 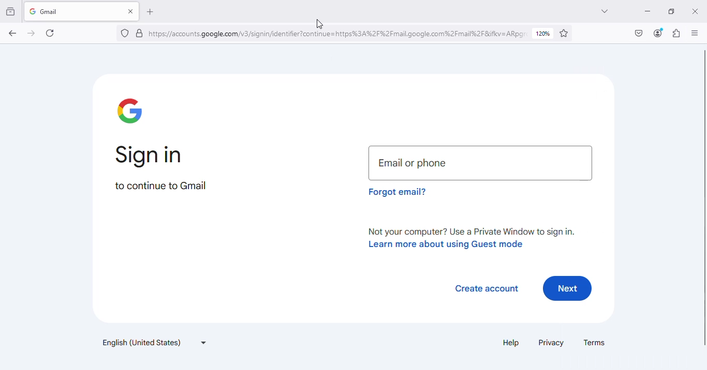 What do you see at coordinates (153, 342) in the screenshot?
I see `text language` at bounding box center [153, 342].